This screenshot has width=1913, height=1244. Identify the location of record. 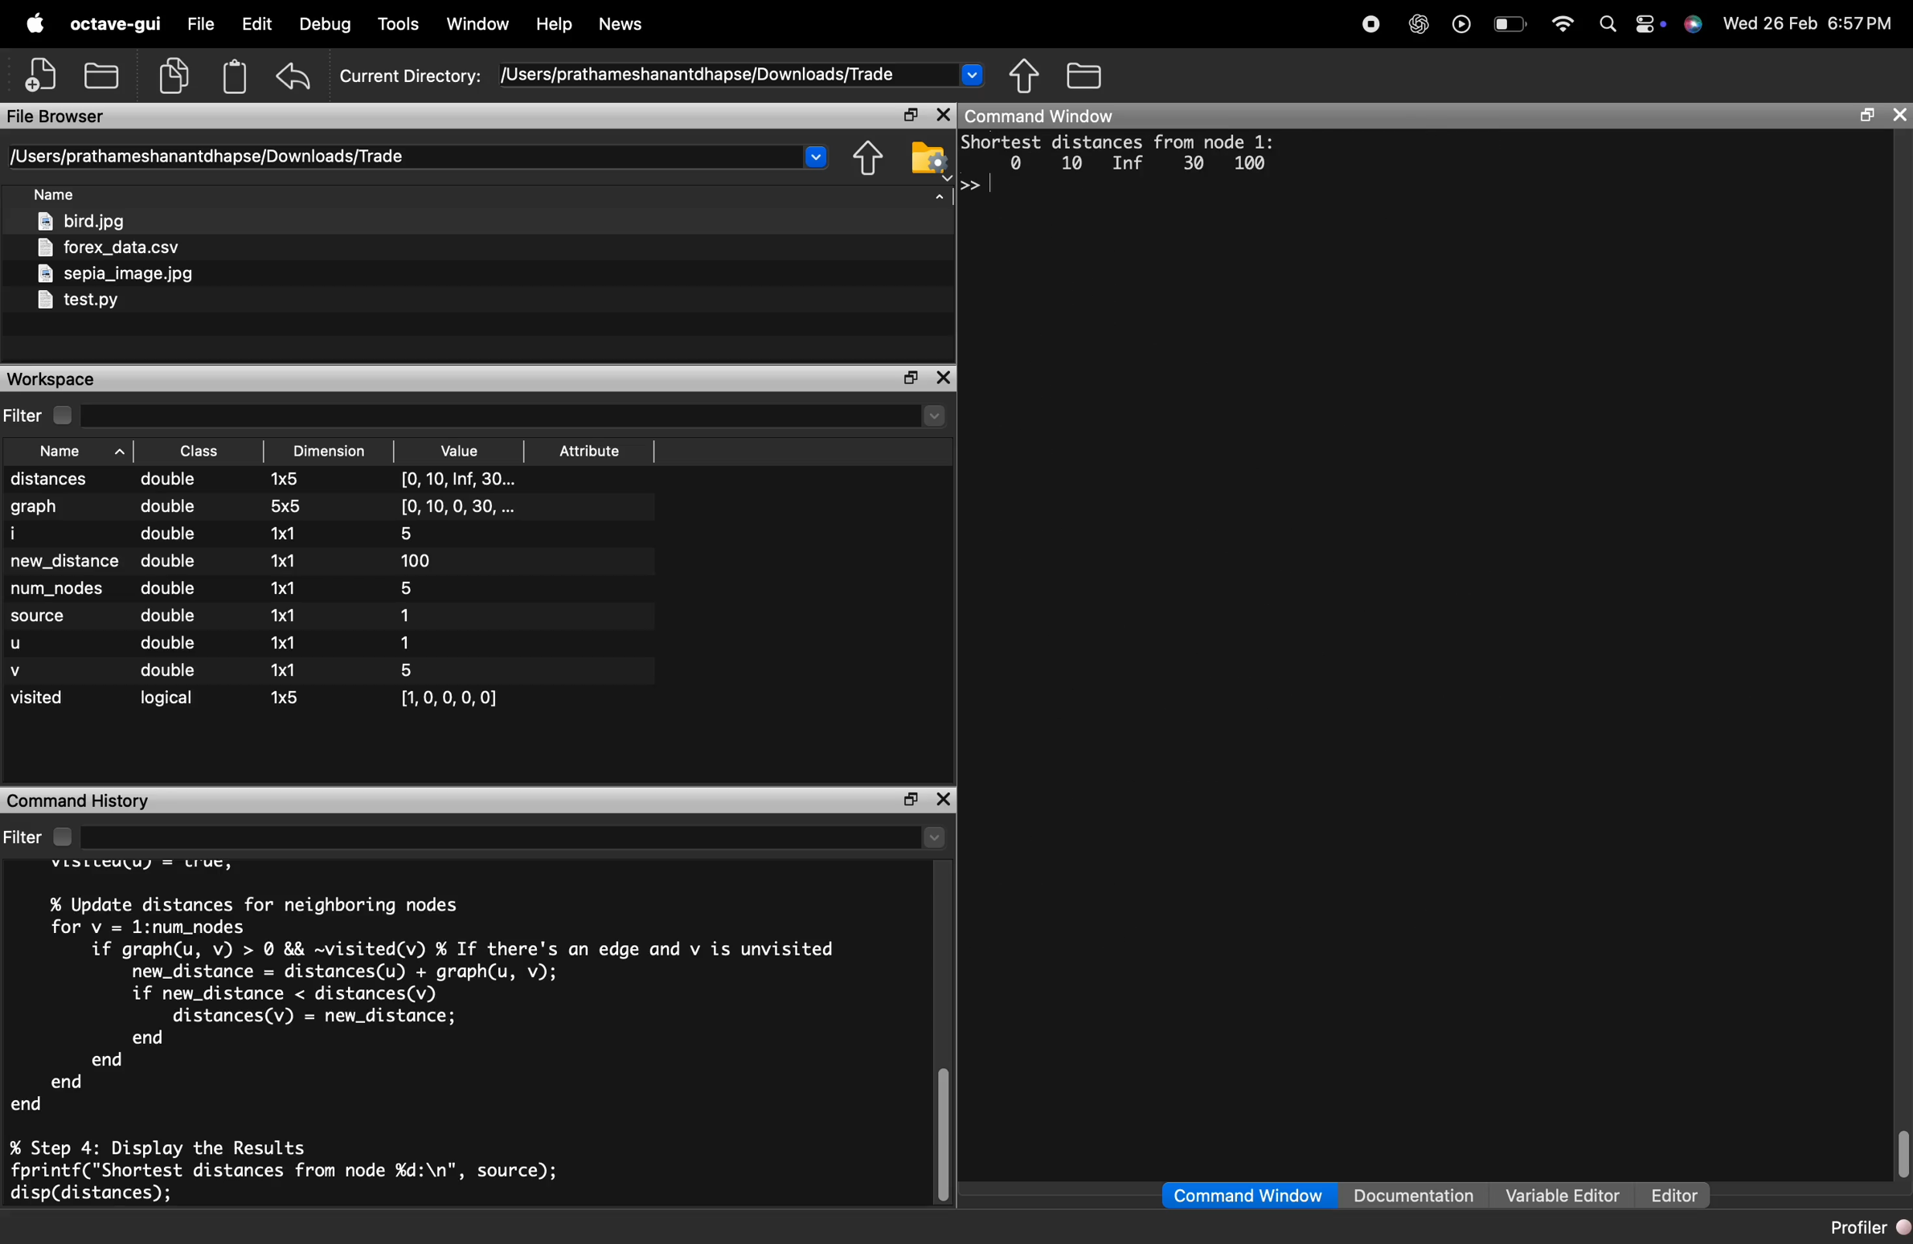
(1374, 24).